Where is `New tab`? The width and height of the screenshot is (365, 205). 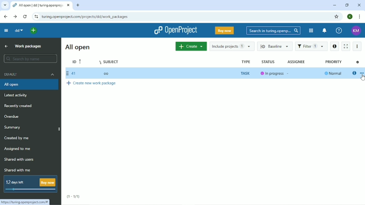
New tab is located at coordinates (78, 5).